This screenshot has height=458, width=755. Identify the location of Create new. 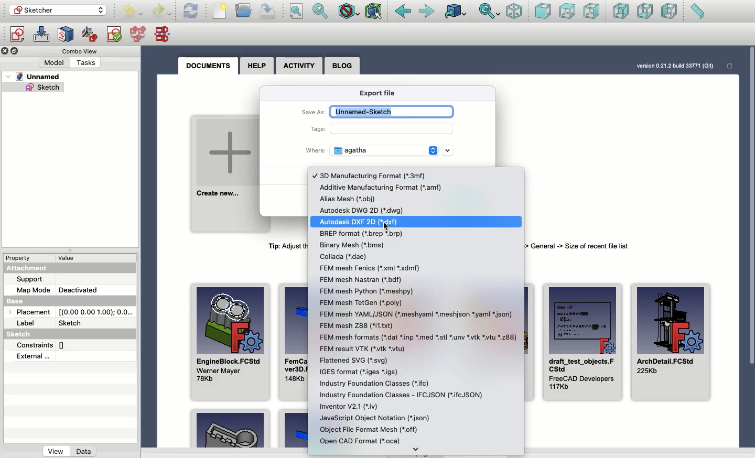
(224, 173).